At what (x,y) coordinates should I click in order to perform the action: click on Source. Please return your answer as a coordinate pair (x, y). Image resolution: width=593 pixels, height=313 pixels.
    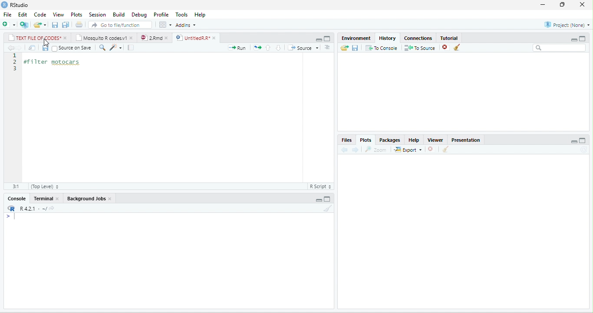
    Looking at the image, I should click on (303, 47).